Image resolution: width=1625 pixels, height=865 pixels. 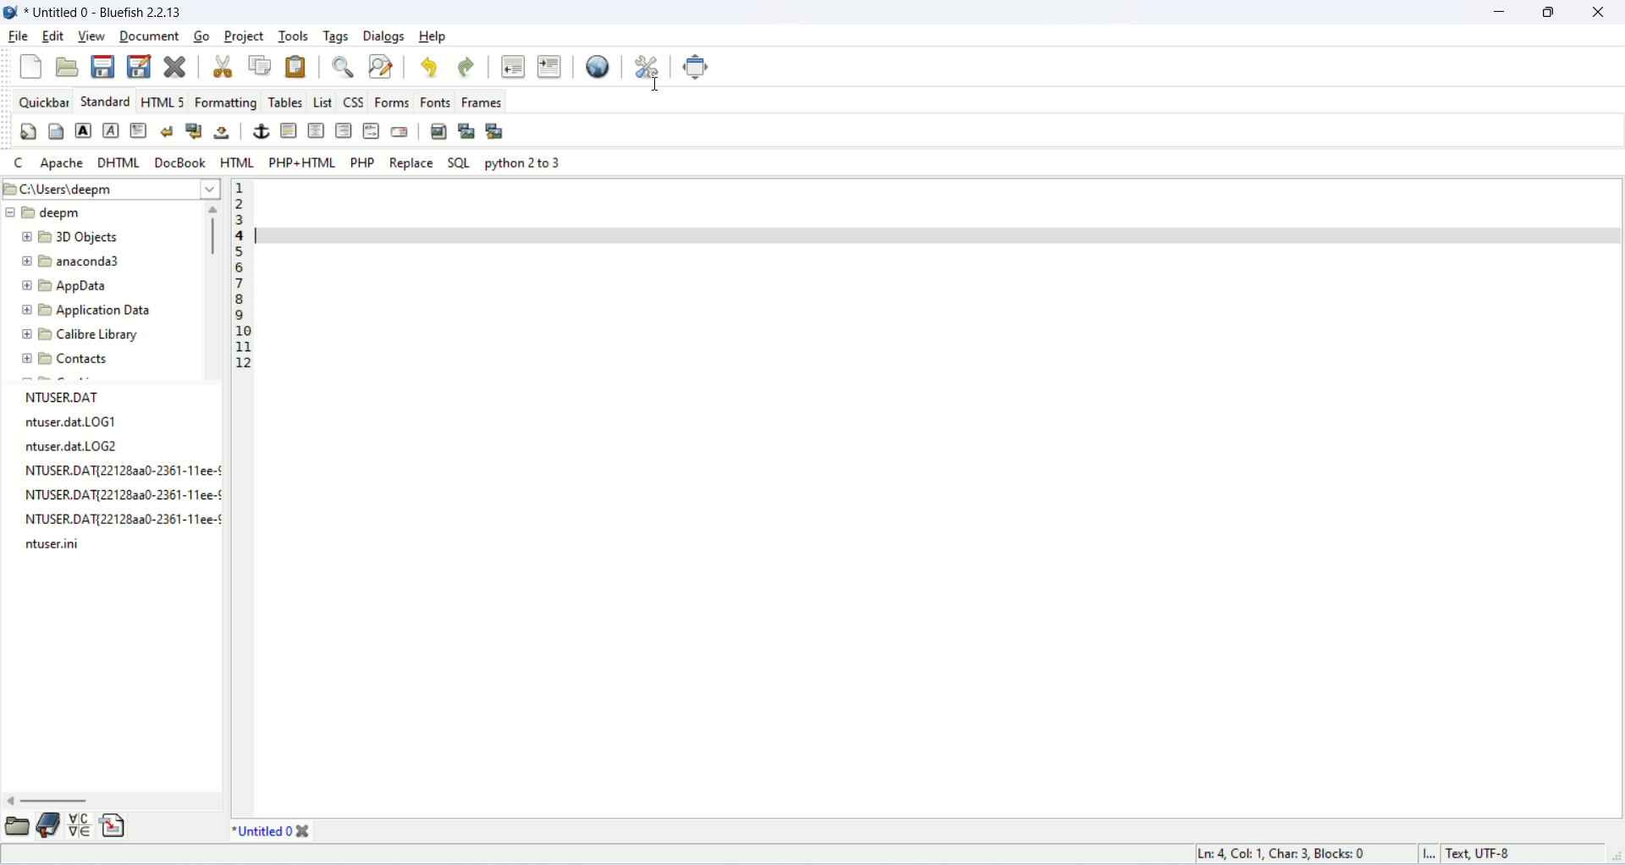 I want to click on close current file, so click(x=175, y=66).